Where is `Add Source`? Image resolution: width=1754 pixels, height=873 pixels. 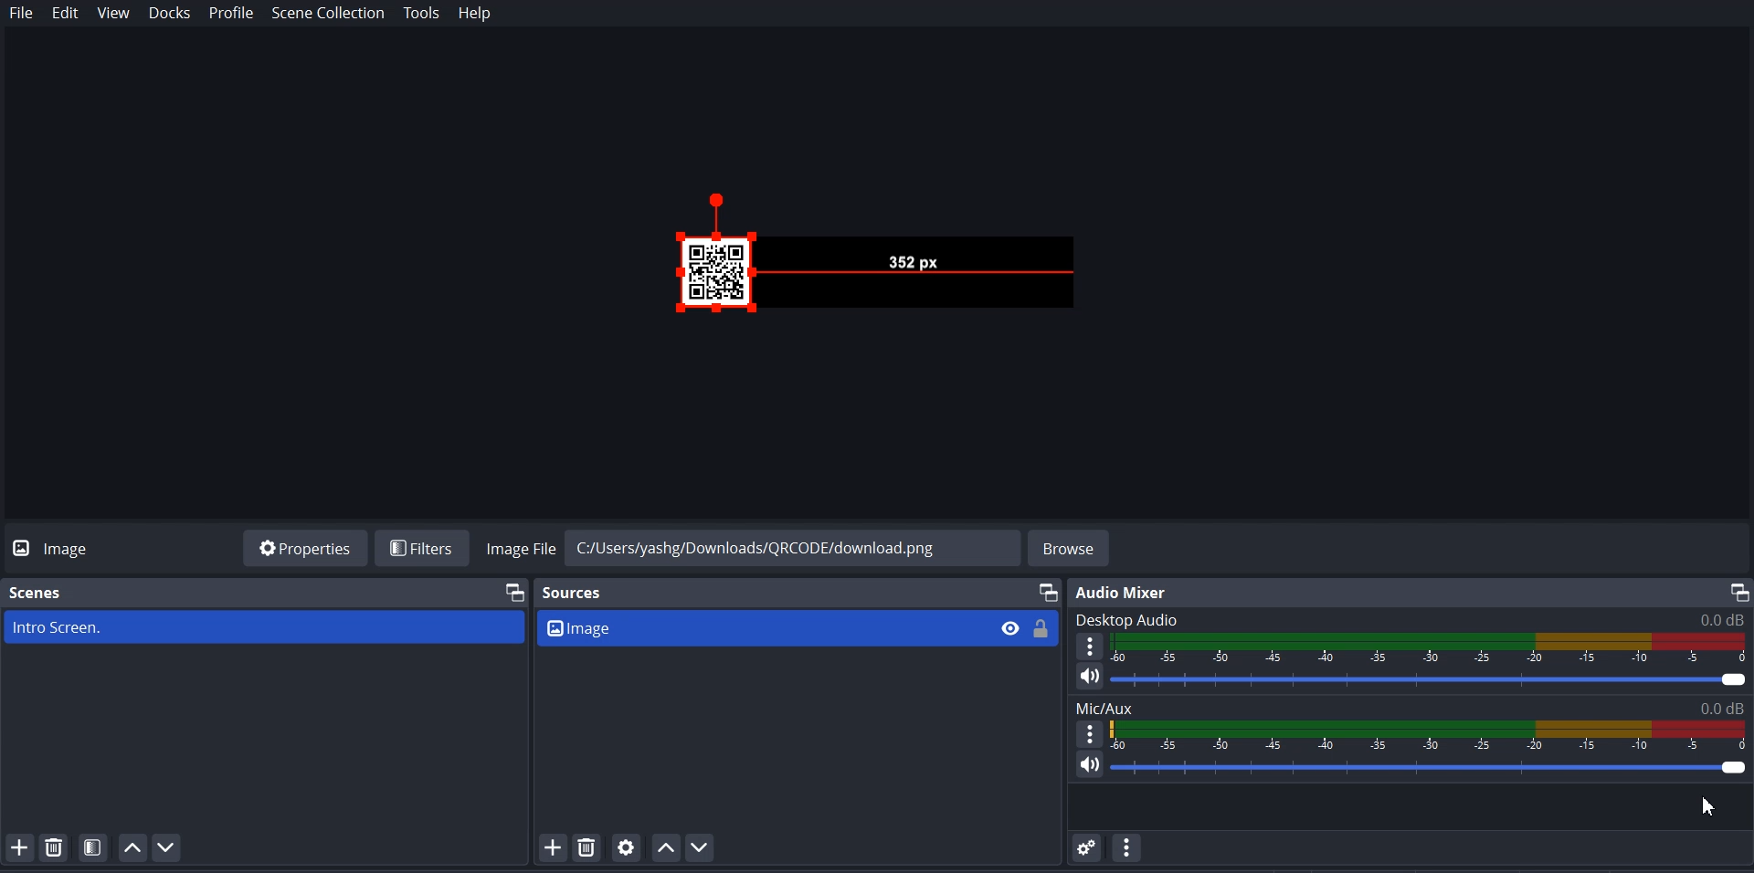 Add Source is located at coordinates (553, 847).